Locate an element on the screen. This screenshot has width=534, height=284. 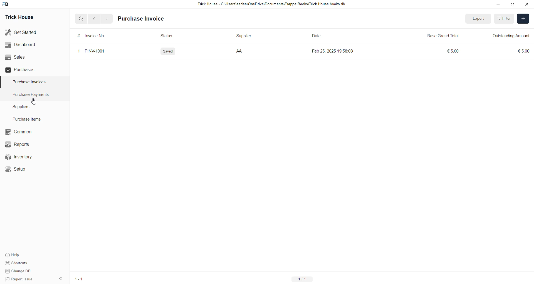
Maximize is located at coordinates (513, 5).